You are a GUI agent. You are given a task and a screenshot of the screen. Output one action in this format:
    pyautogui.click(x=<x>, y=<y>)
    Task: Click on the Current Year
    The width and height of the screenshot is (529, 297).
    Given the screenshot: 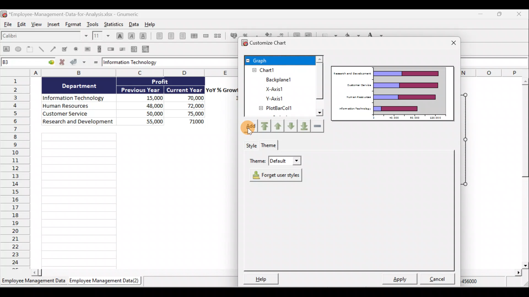 What is the action you would take?
    pyautogui.click(x=185, y=89)
    